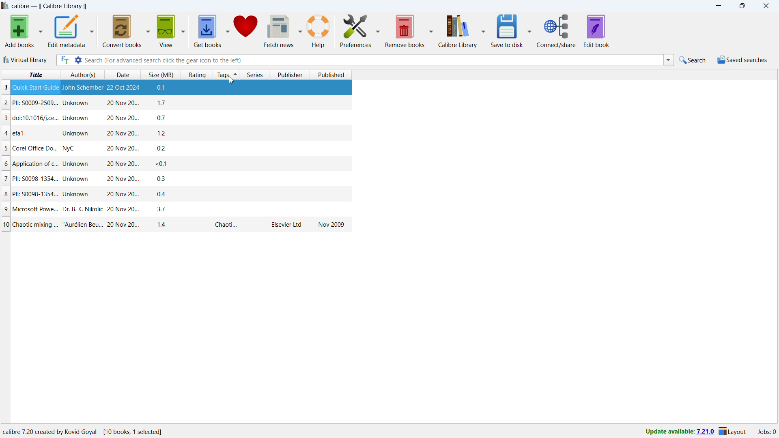 The image size is (779, 438). What do you see at coordinates (26, 60) in the screenshot?
I see `virtual library` at bounding box center [26, 60].